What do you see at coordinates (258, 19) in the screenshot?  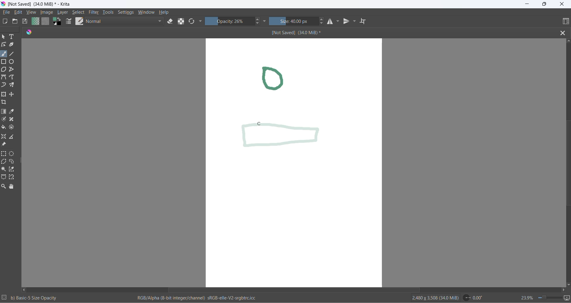 I see `increase opacity button` at bounding box center [258, 19].